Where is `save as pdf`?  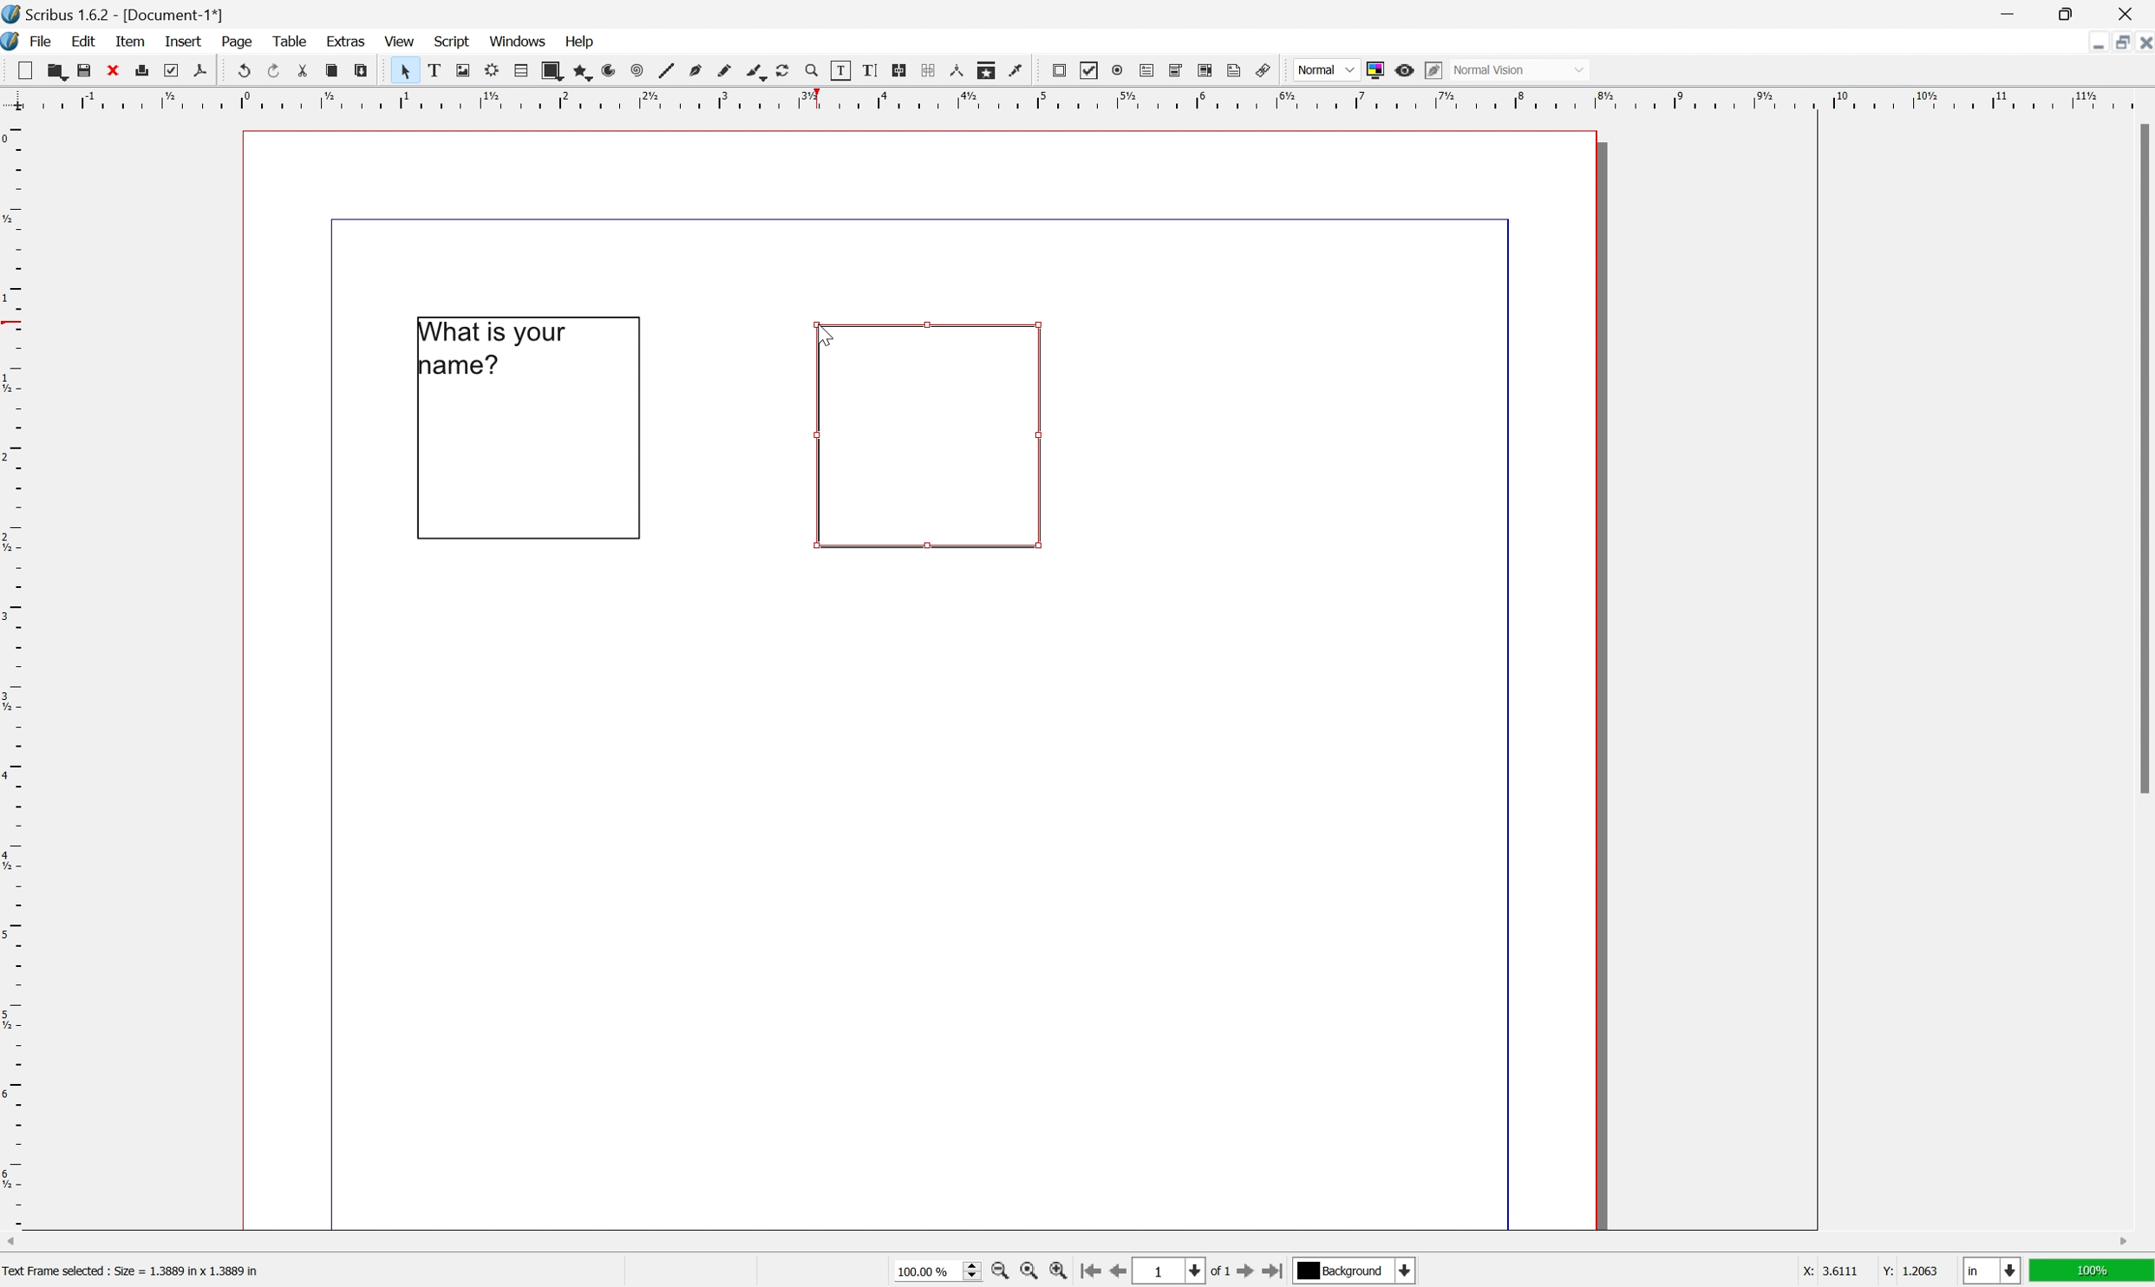 save as pdf is located at coordinates (199, 69).